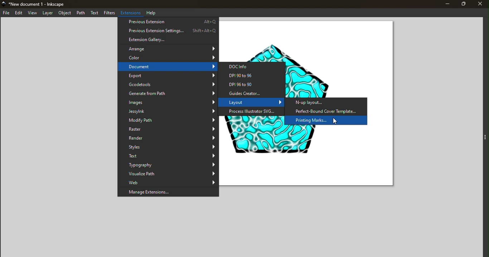  What do you see at coordinates (168, 49) in the screenshot?
I see `Arrange` at bounding box center [168, 49].